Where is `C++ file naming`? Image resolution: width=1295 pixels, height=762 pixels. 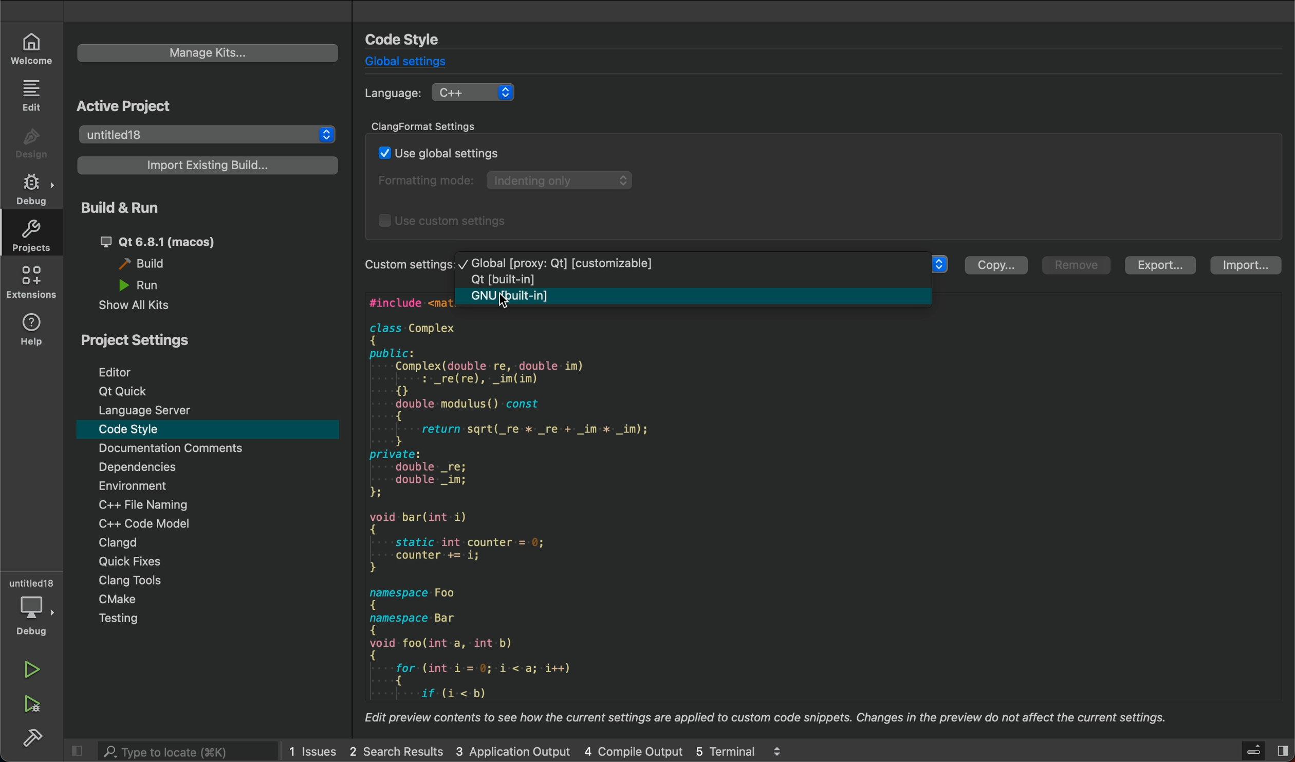 C++ file naming is located at coordinates (167, 504).